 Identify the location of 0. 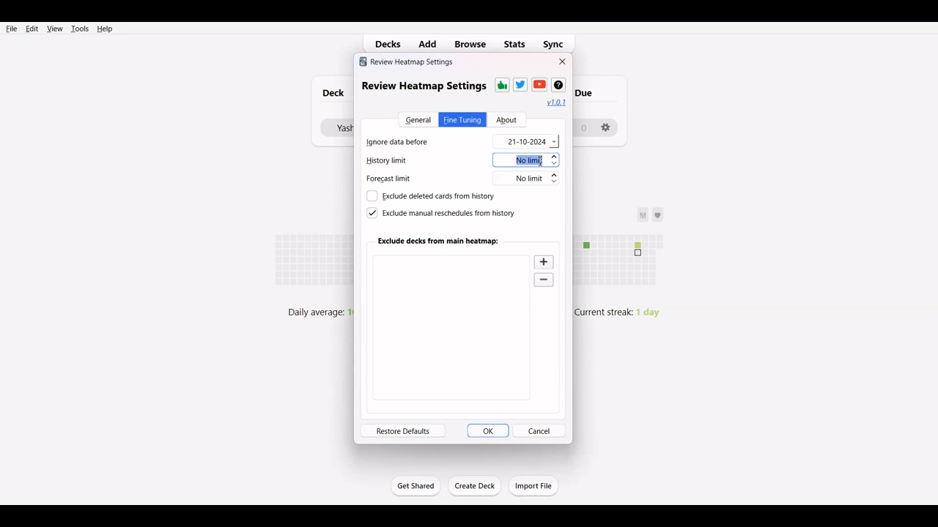
(583, 127).